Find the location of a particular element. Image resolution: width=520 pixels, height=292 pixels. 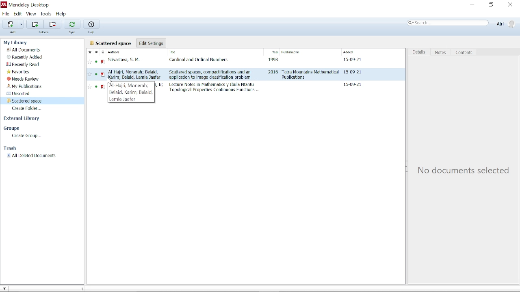

Close is located at coordinates (511, 5).